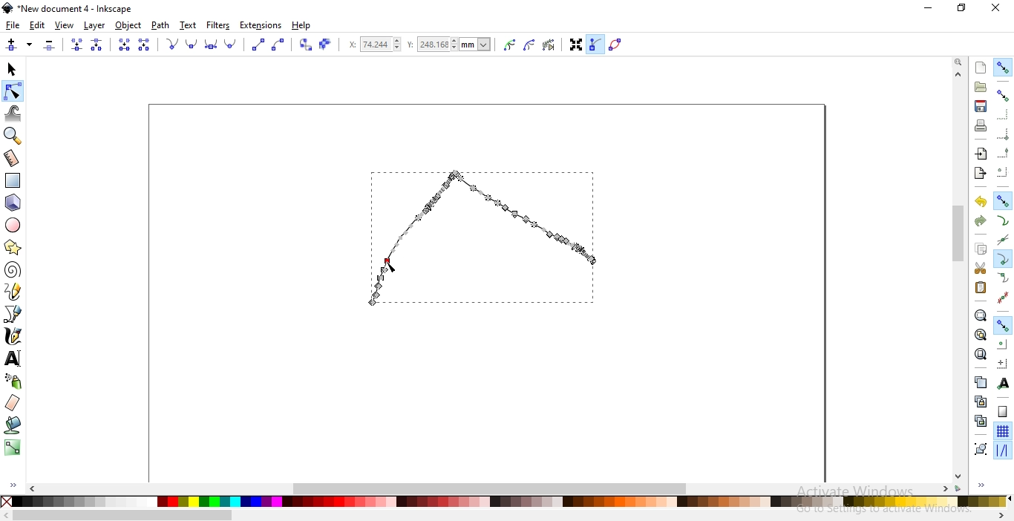 Image resolution: width=1014 pixels, height=521 pixels. I want to click on text, so click(189, 24).